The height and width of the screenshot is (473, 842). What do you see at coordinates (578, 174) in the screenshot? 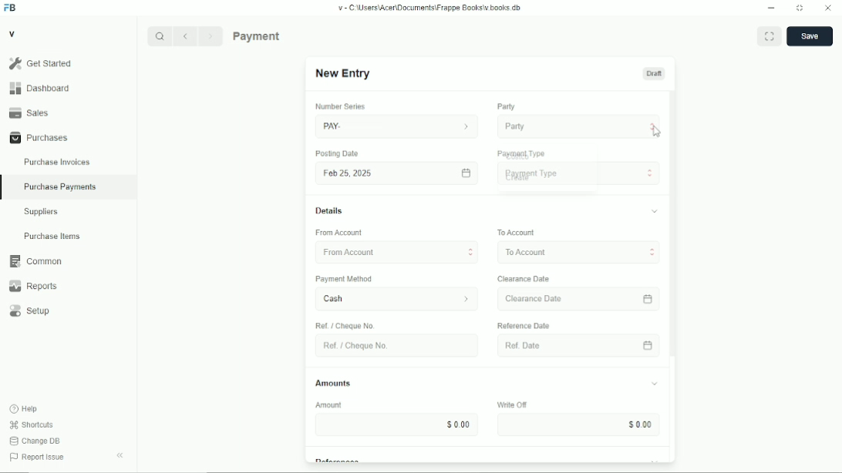
I see `Payment Type` at bounding box center [578, 174].